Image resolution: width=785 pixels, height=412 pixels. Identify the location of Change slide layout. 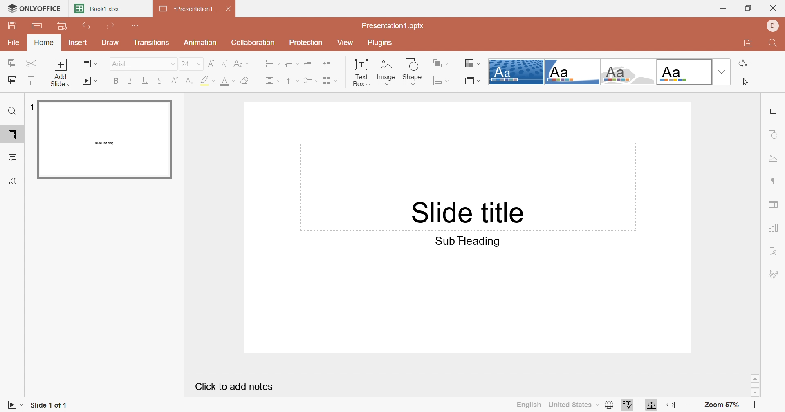
(89, 64).